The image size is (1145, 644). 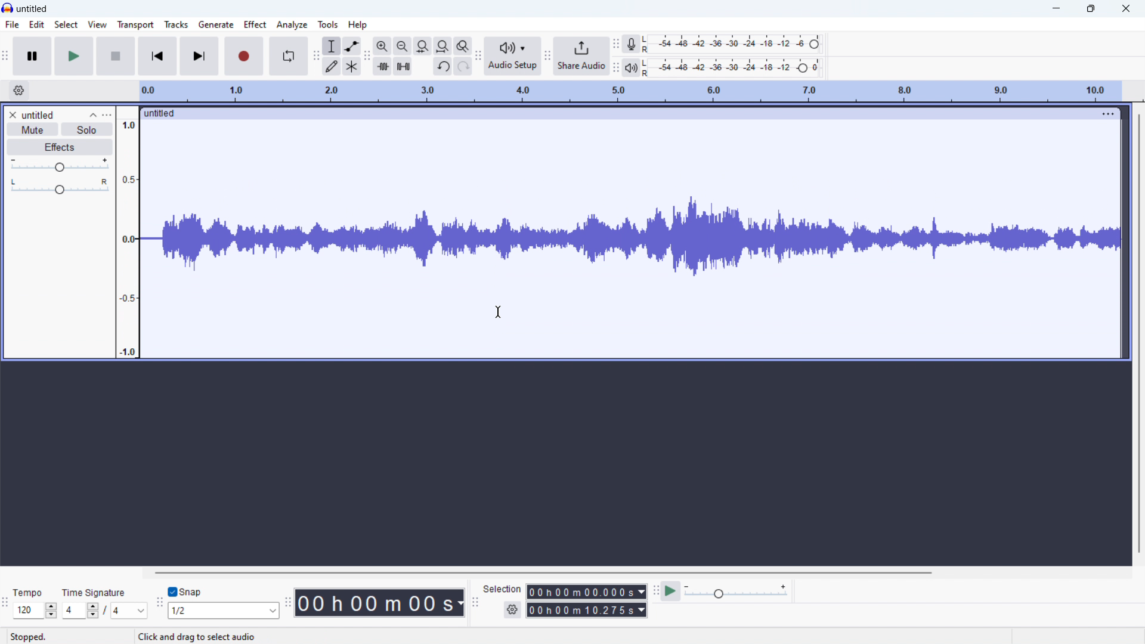 What do you see at coordinates (1090, 8) in the screenshot?
I see `maximize` at bounding box center [1090, 8].